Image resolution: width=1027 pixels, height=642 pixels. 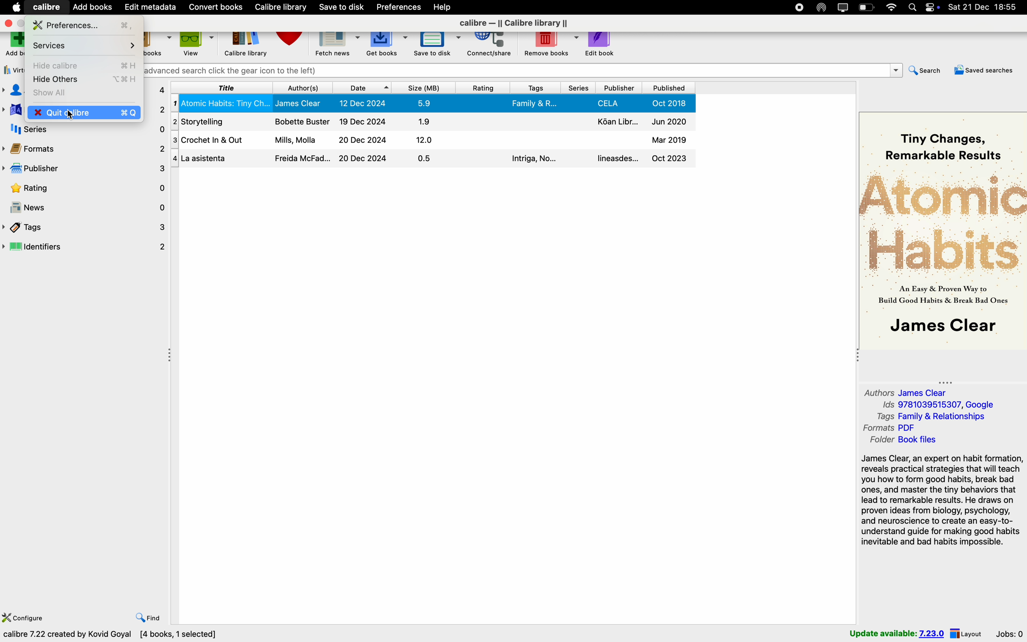 I want to click on rating, so click(x=483, y=88).